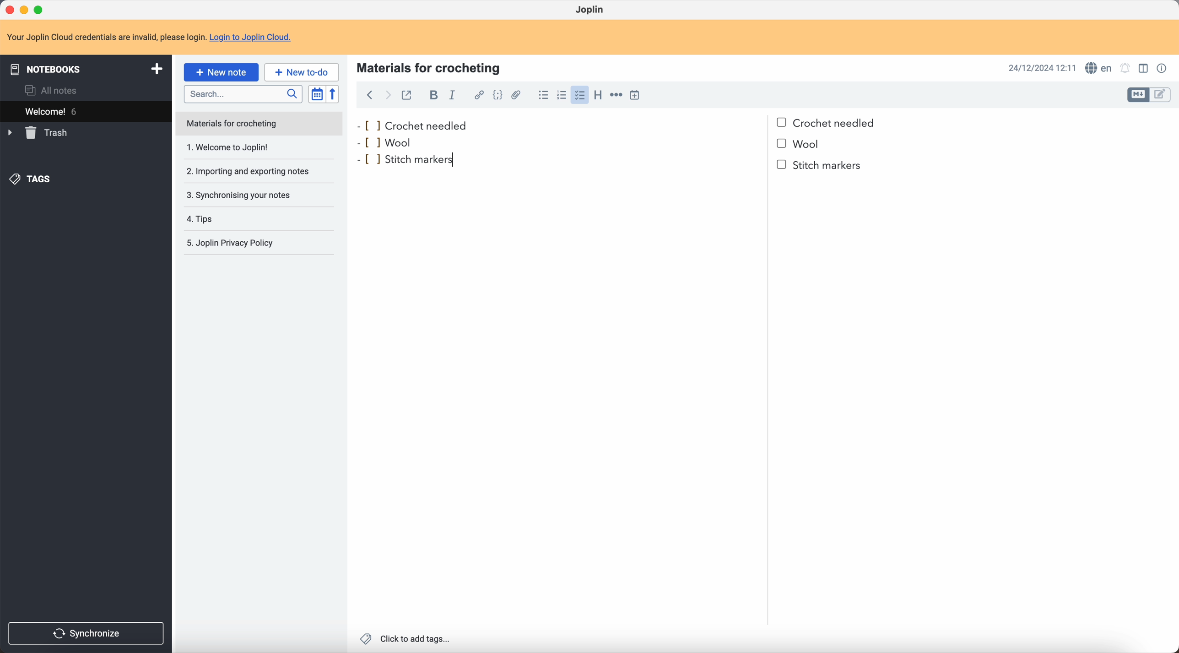 The height and width of the screenshot is (653, 1179). Describe the element at coordinates (825, 166) in the screenshot. I see `stitch markers` at that location.